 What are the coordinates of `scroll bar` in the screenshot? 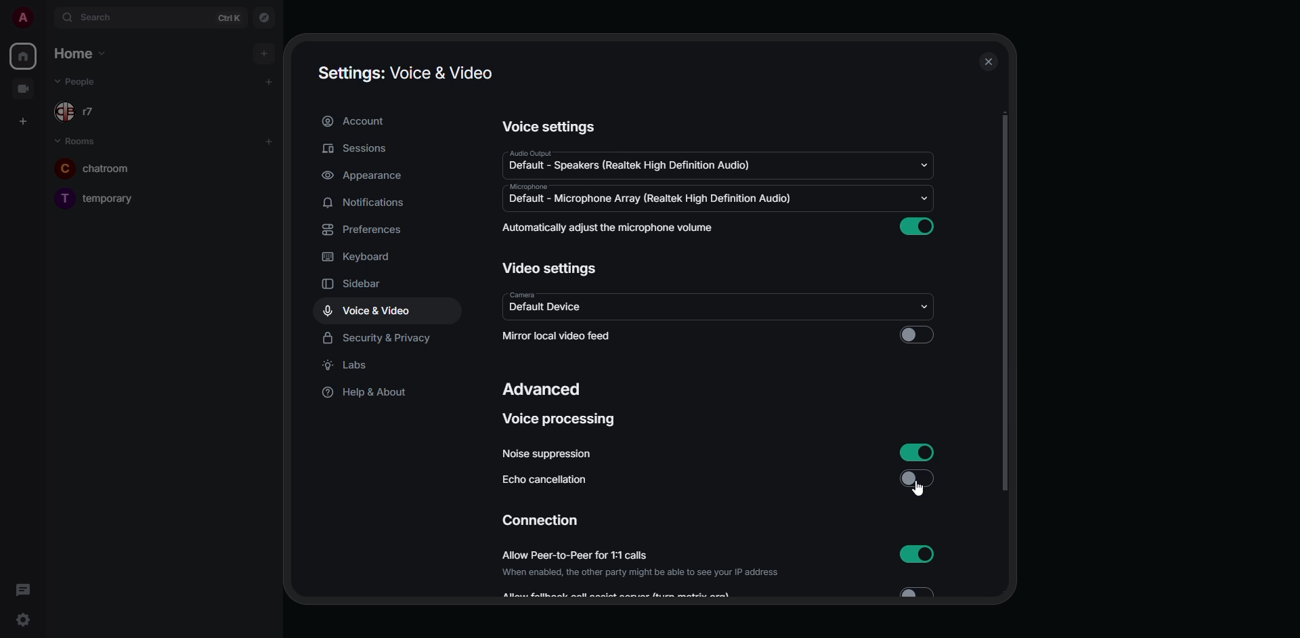 It's located at (1006, 301).